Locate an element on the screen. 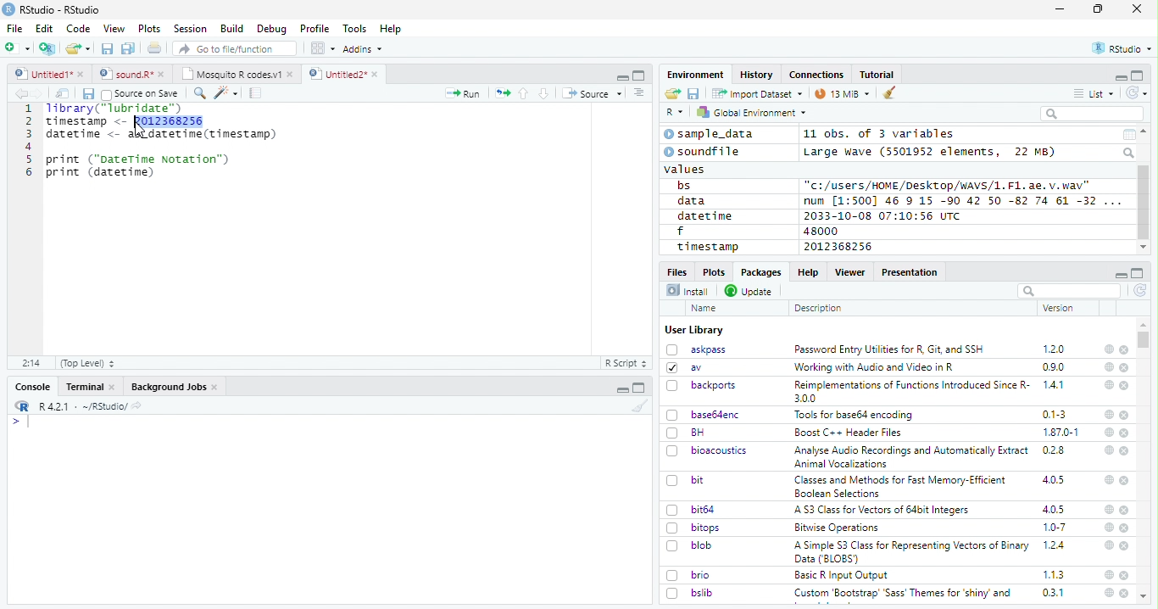 The width and height of the screenshot is (1158, 609). R Script is located at coordinates (625, 364).